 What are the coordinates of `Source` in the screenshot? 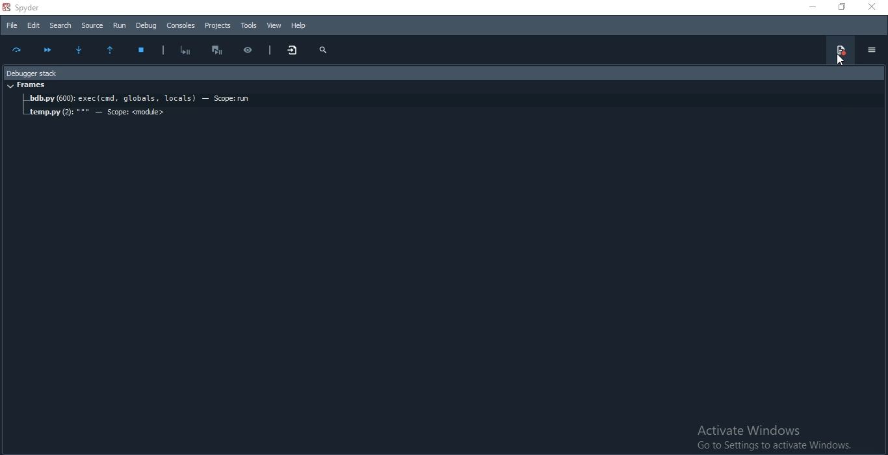 It's located at (92, 25).